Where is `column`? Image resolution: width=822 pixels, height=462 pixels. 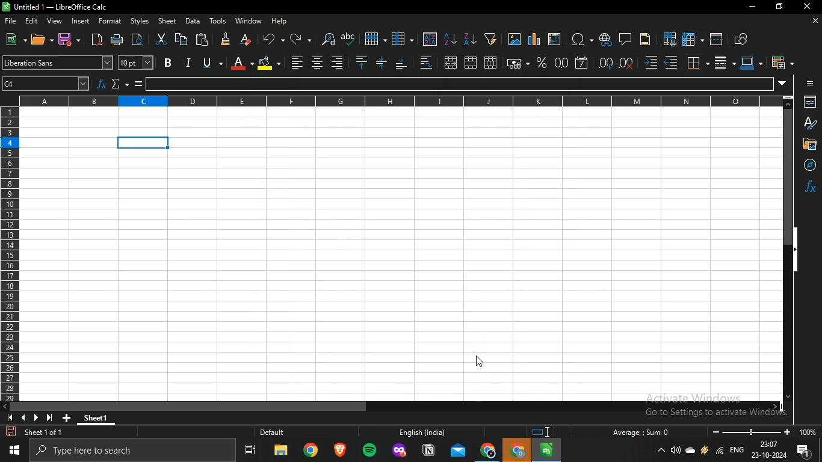
column is located at coordinates (404, 102).